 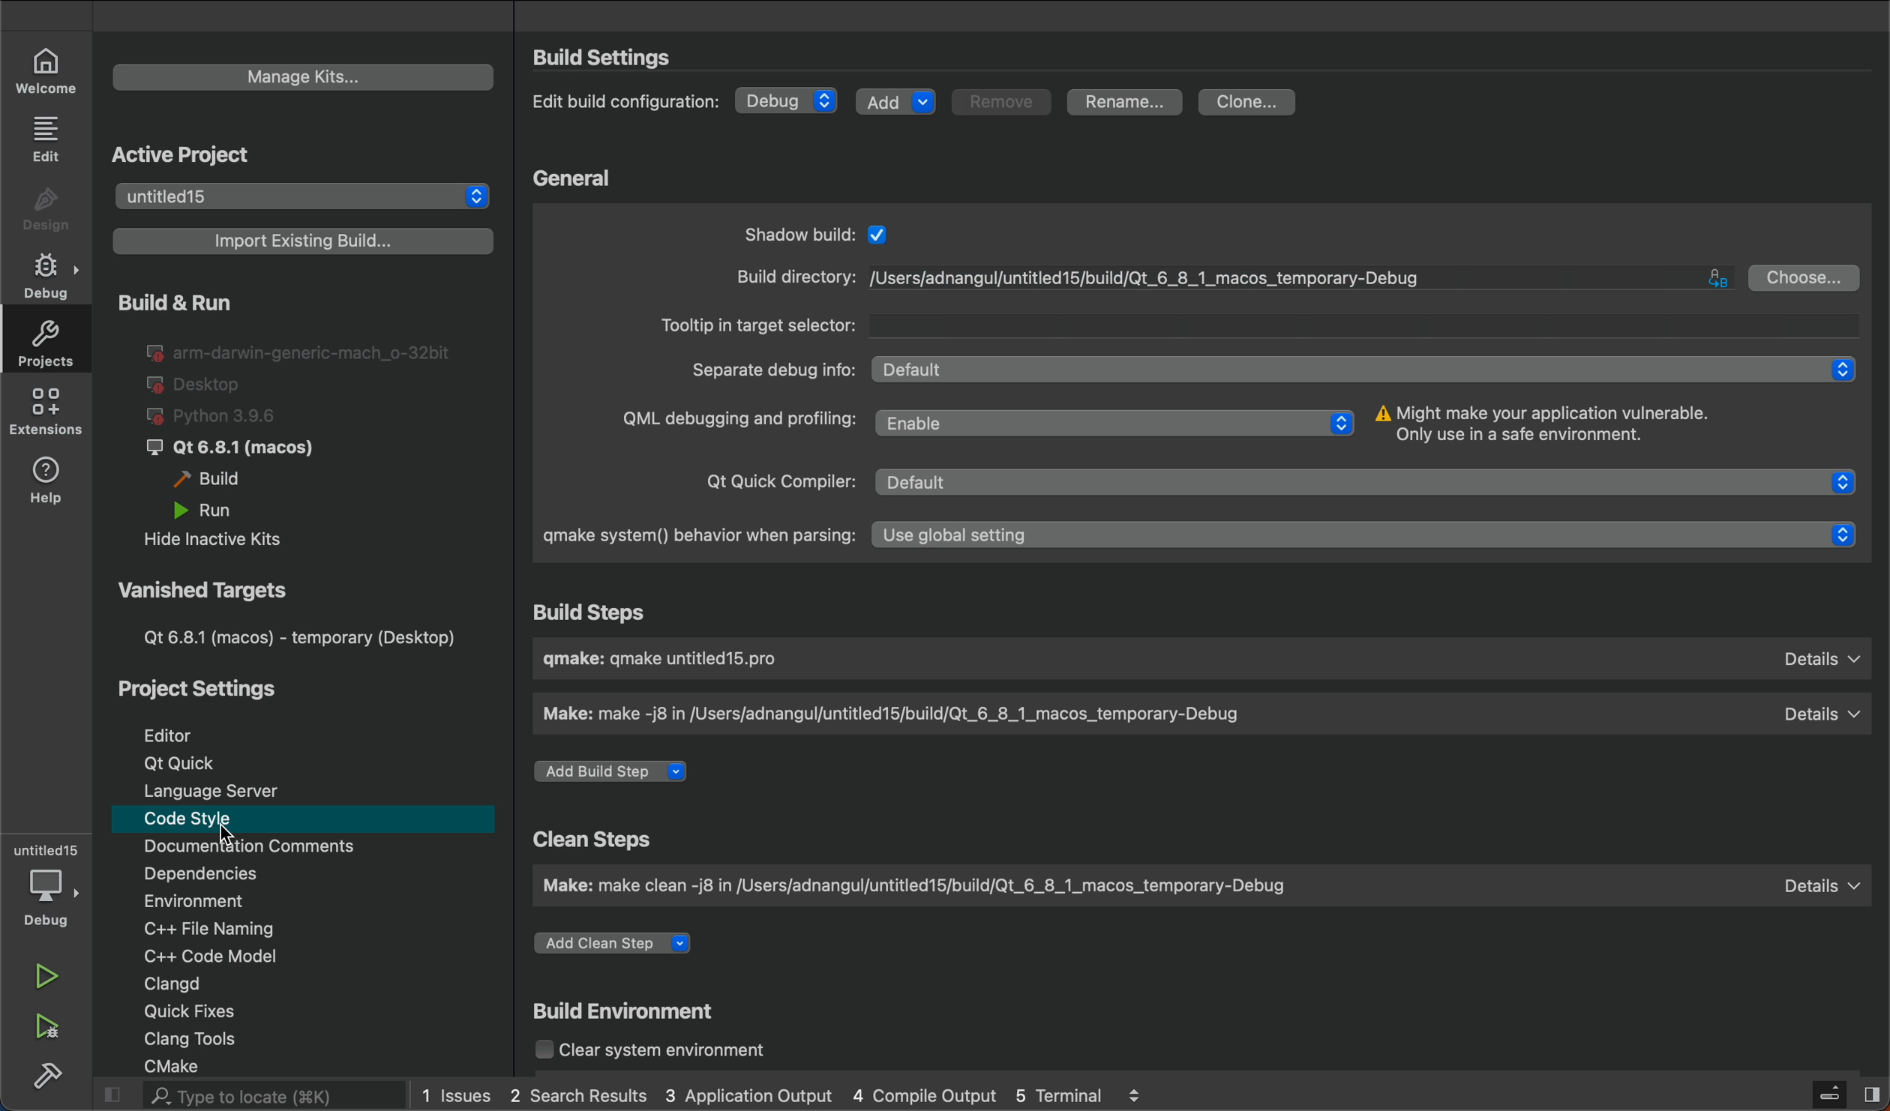 I want to click on quick fixes, so click(x=209, y=1011).